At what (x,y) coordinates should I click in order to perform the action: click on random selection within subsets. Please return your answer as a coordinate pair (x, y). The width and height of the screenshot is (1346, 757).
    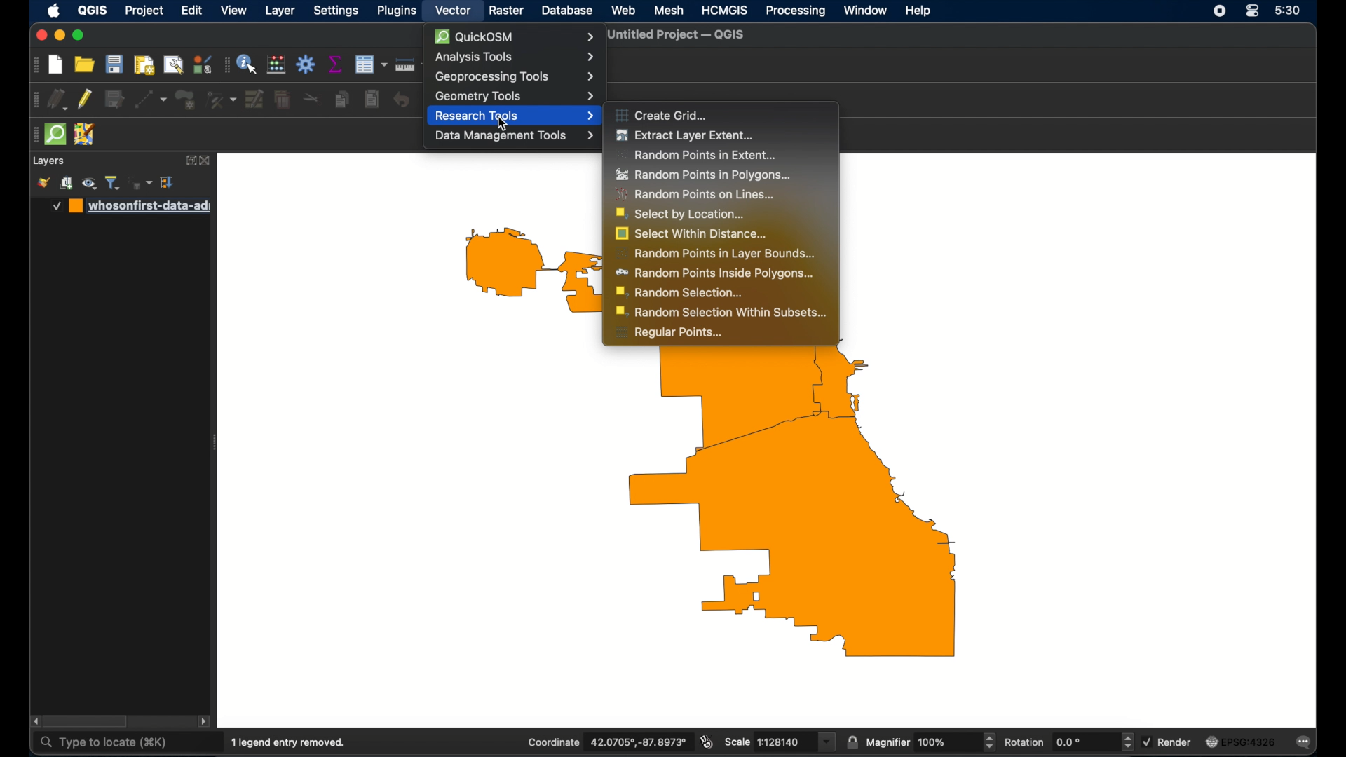
    Looking at the image, I should click on (723, 312).